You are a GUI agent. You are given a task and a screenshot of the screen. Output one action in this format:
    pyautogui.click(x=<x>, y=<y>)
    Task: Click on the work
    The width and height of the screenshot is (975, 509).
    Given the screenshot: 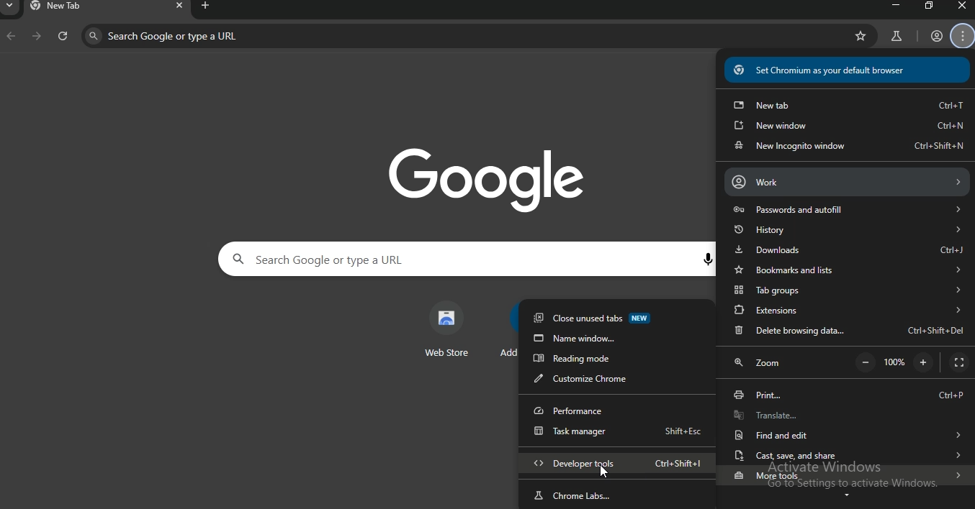 What is the action you would take?
    pyautogui.click(x=846, y=181)
    